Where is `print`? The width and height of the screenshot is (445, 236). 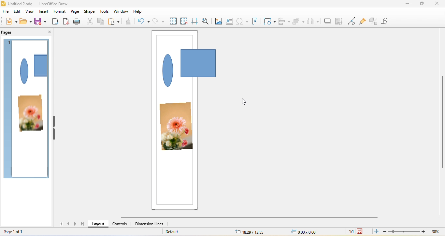
print is located at coordinates (78, 22).